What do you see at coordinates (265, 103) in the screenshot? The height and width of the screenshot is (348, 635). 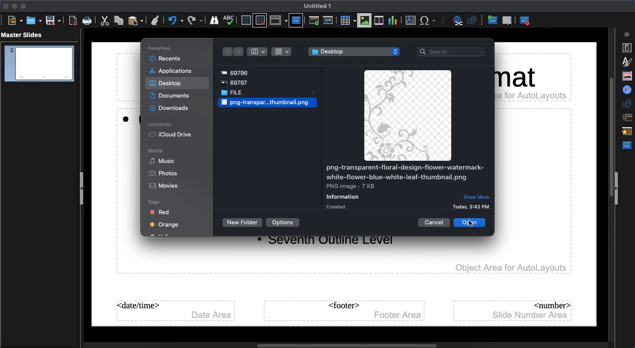 I see `Image` at bounding box center [265, 103].